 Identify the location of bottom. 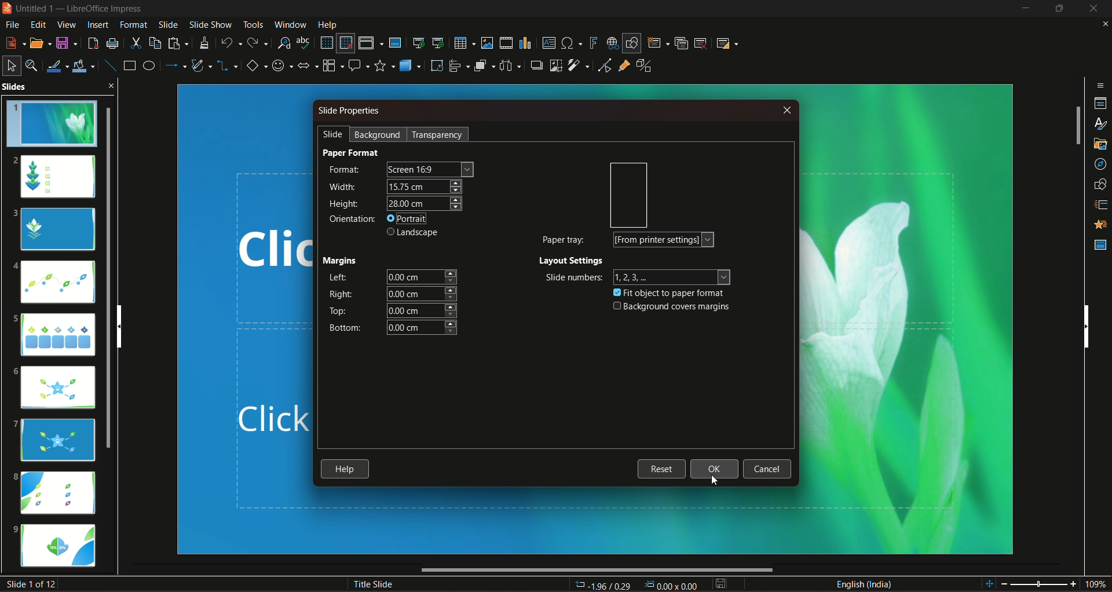
(343, 328).